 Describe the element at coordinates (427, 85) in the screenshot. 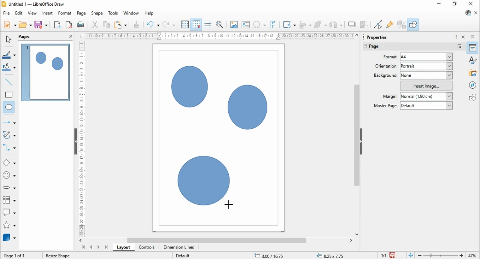

I see `insert image` at that location.